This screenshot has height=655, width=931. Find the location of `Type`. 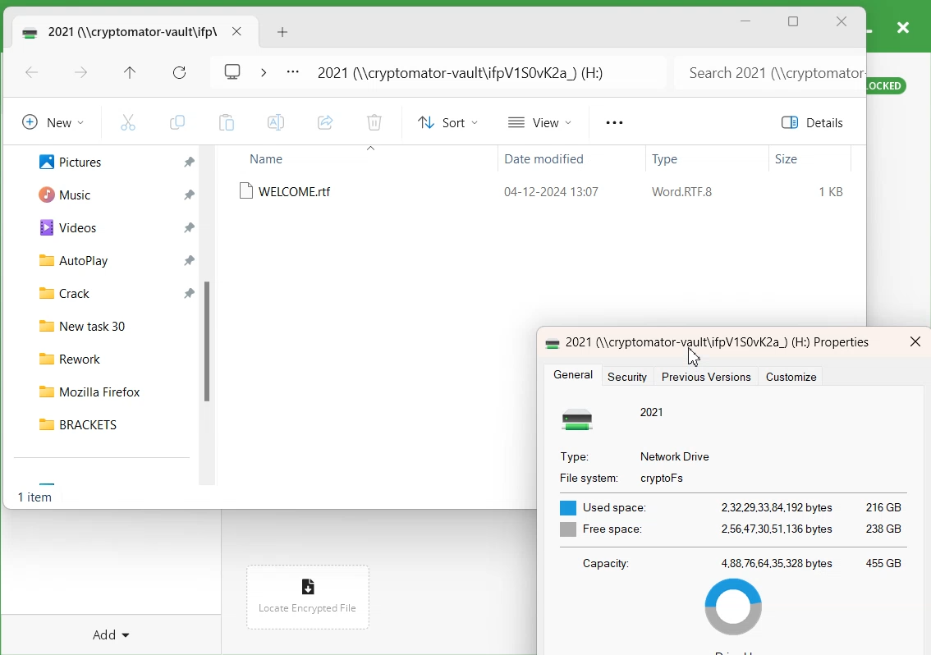

Type is located at coordinates (667, 161).